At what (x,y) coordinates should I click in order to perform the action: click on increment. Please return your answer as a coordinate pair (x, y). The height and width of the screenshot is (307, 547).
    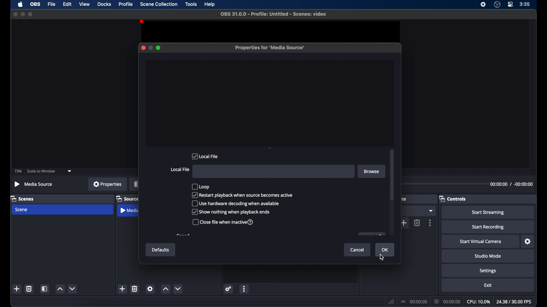
    Looking at the image, I should click on (60, 289).